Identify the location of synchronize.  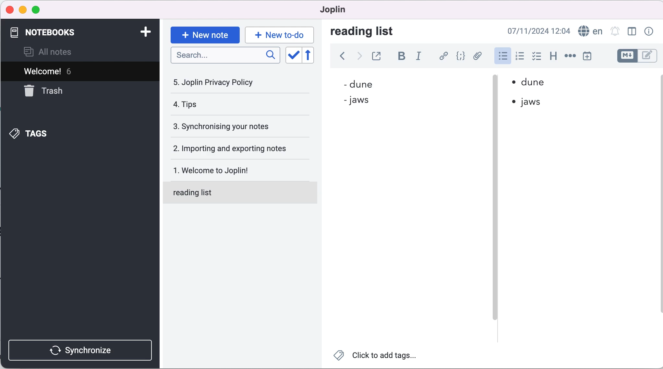
(79, 350).